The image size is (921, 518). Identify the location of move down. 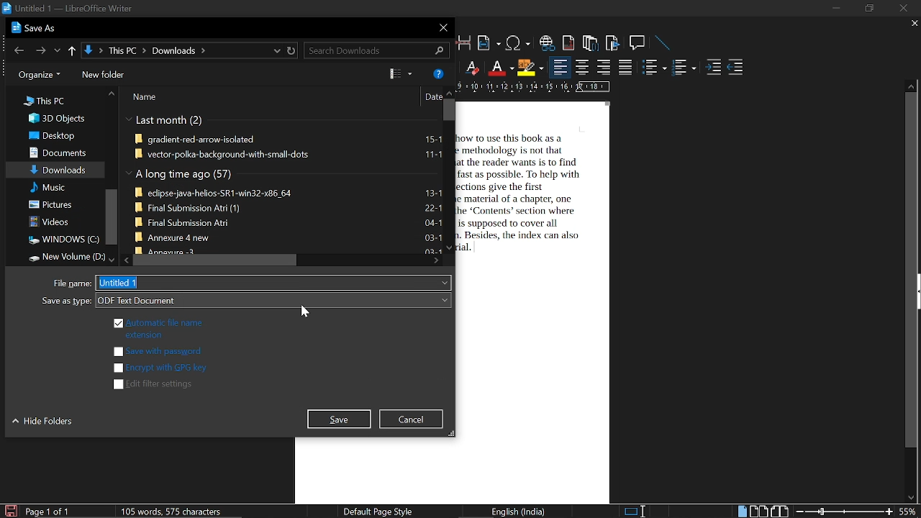
(108, 258).